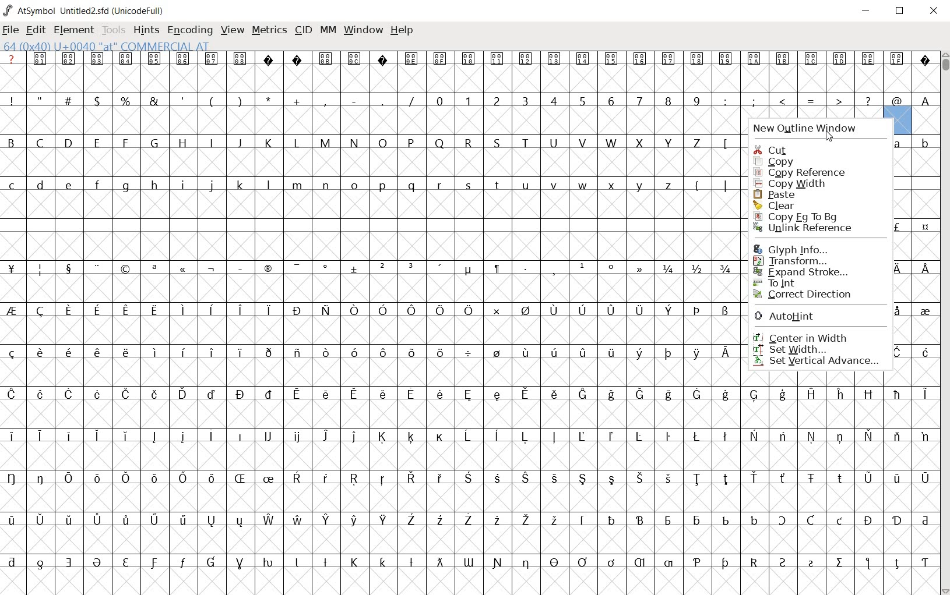 This screenshot has width=950, height=595. What do you see at coordinates (365, 29) in the screenshot?
I see `WINDOW` at bounding box center [365, 29].